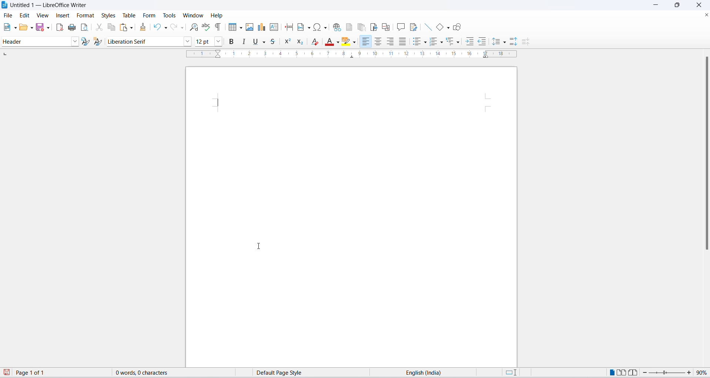 The width and height of the screenshot is (710, 378). Describe the element at coordinates (123, 28) in the screenshot. I see `paste` at that location.